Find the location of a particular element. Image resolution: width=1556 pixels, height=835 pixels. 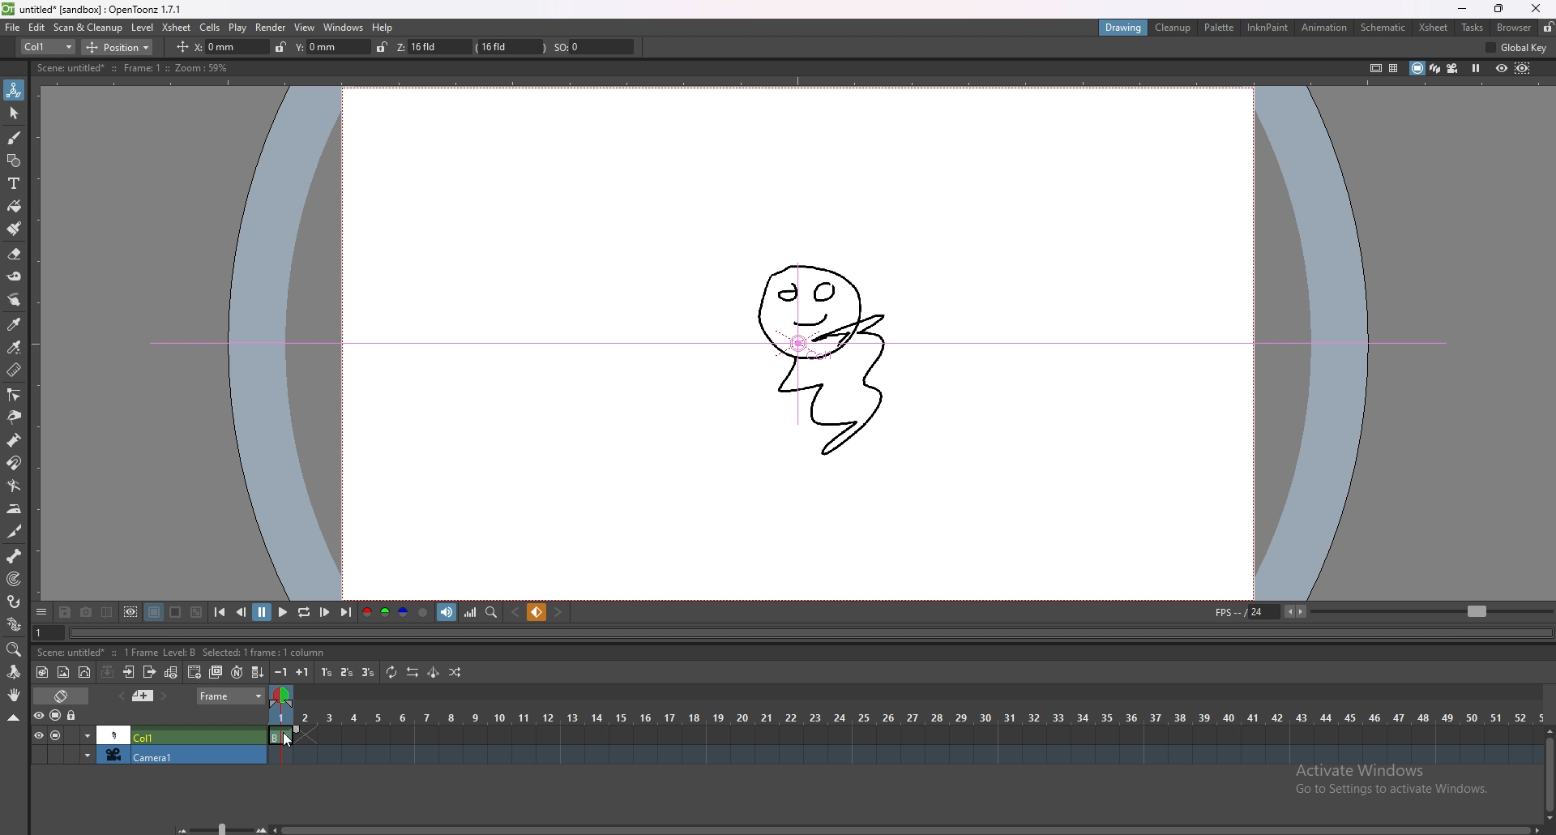

animation player is located at coordinates (813, 633).